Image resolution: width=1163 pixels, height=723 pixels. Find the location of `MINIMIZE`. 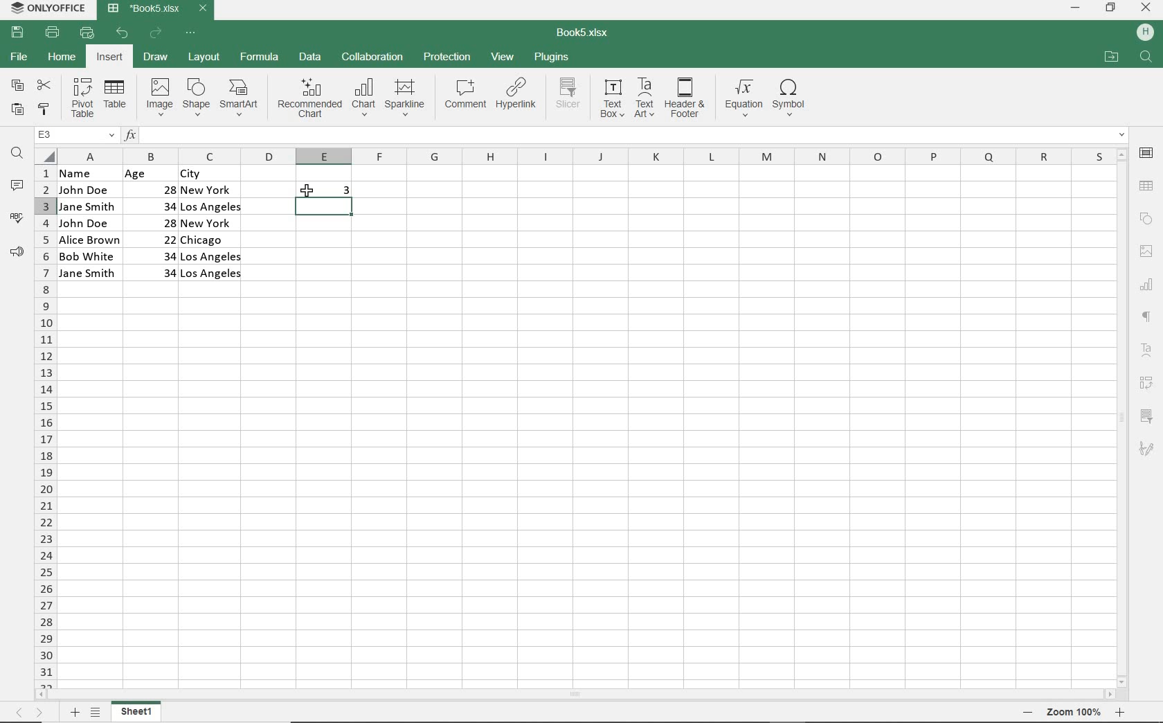

MINIMIZE is located at coordinates (1075, 8).